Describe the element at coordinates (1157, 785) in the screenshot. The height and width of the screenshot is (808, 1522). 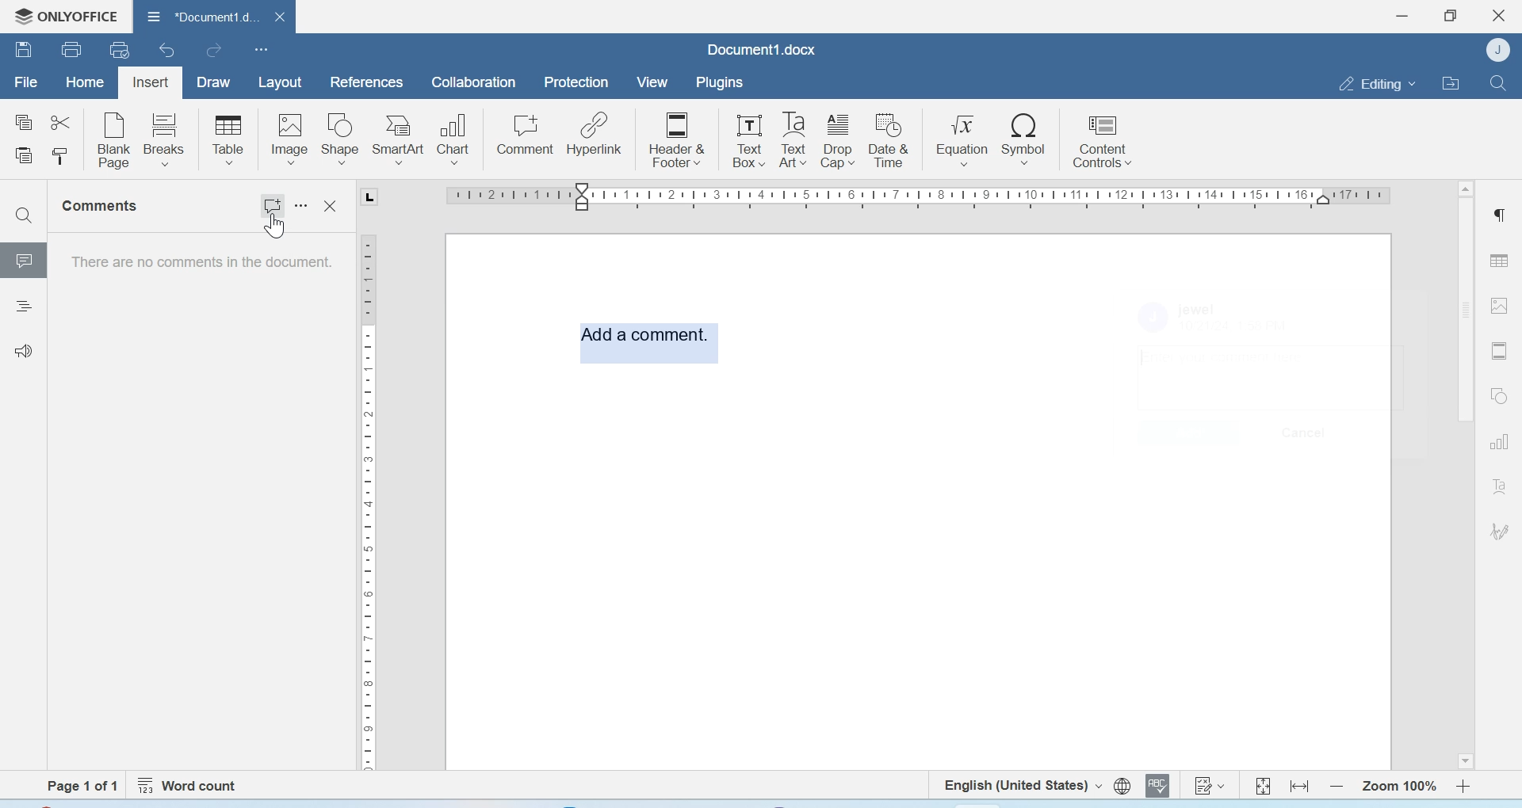
I see `Spell checking` at that location.